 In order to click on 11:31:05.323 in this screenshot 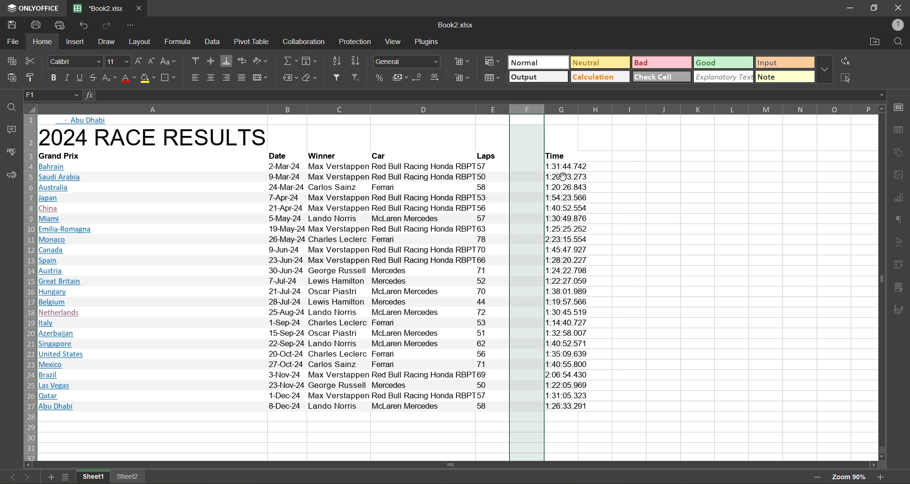, I will do `click(567, 396)`.